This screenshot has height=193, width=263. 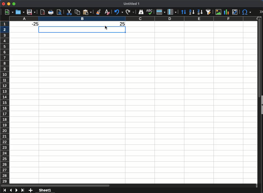 What do you see at coordinates (133, 19) in the screenshot?
I see `column` at bounding box center [133, 19].